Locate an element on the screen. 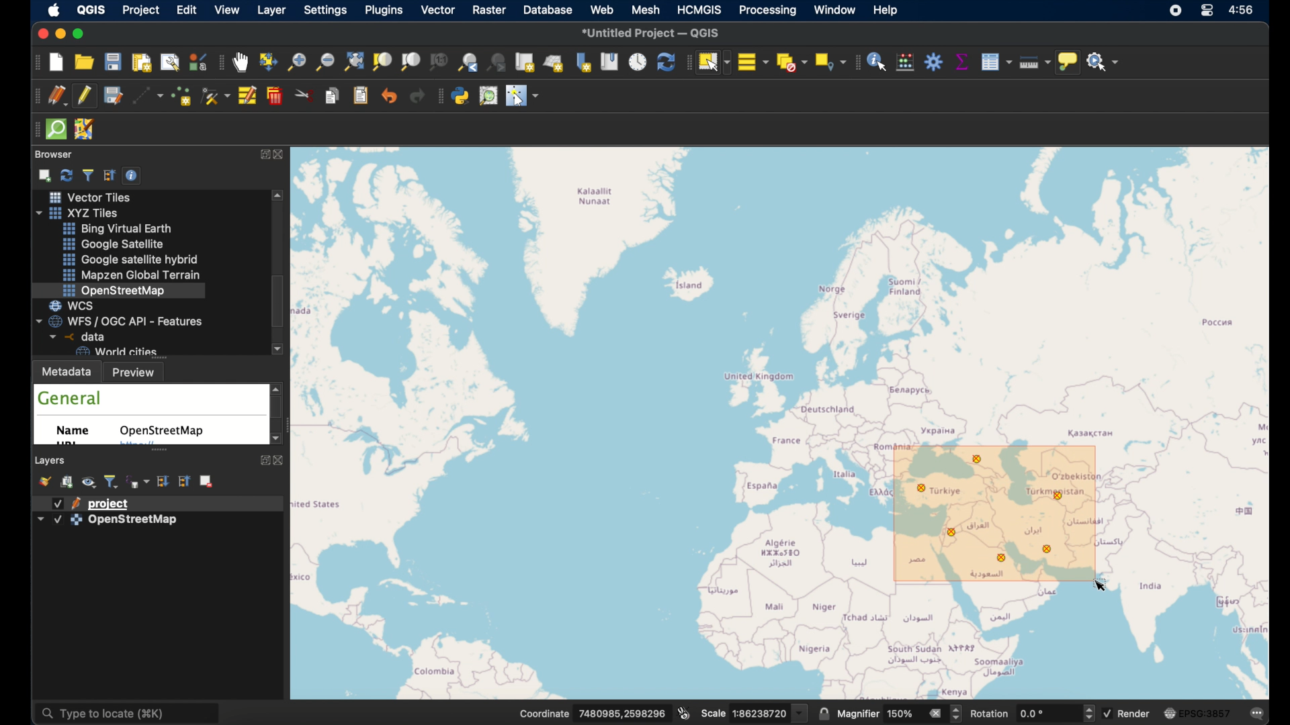  filter legend is located at coordinates (112, 481).